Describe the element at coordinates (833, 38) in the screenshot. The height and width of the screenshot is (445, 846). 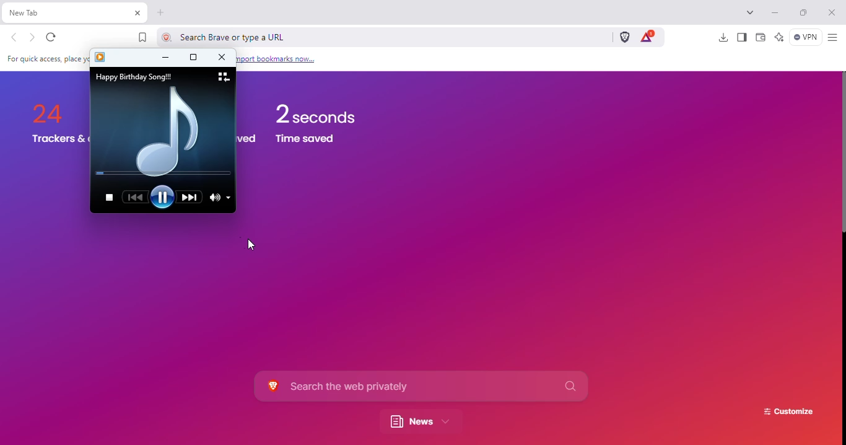
I see `customize and control brave` at that location.